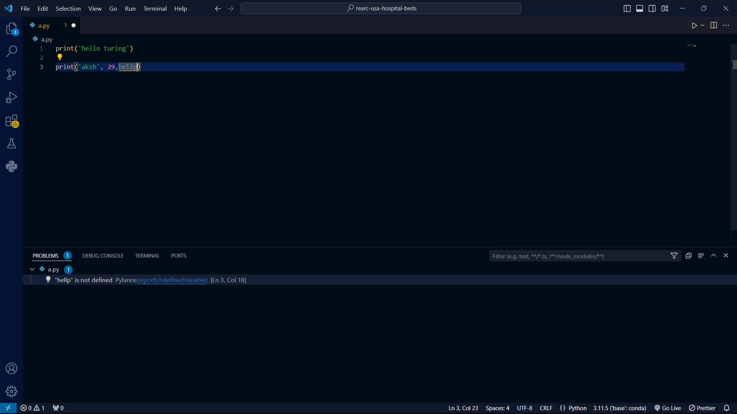 The height and width of the screenshot is (414, 737). Describe the element at coordinates (705, 8) in the screenshot. I see `maximize` at that location.